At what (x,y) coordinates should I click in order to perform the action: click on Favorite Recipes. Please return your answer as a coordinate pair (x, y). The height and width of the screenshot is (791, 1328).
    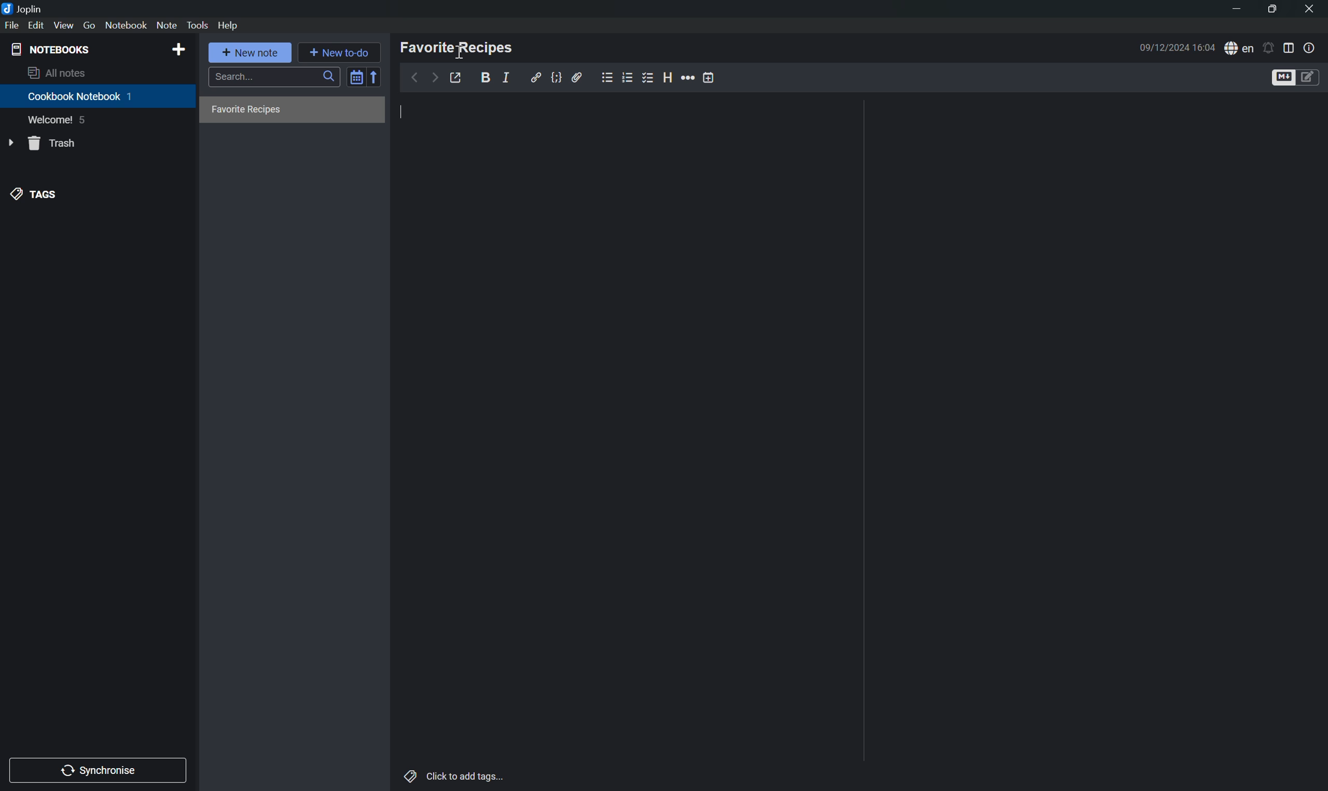
    Looking at the image, I should click on (458, 47).